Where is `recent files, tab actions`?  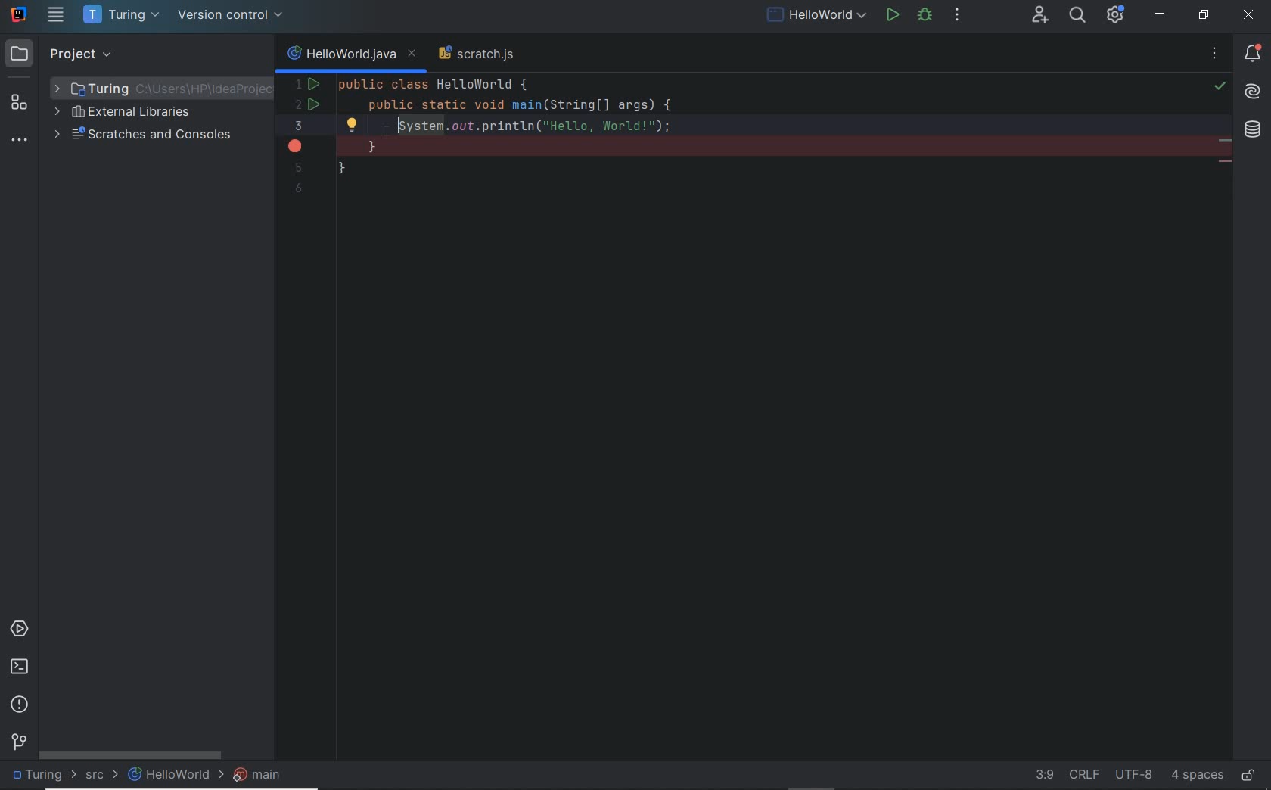
recent files, tab actions is located at coordinates (1215, 55).